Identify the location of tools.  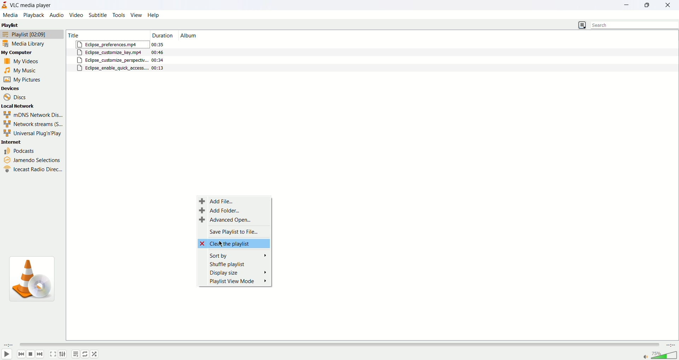
(118, 15).